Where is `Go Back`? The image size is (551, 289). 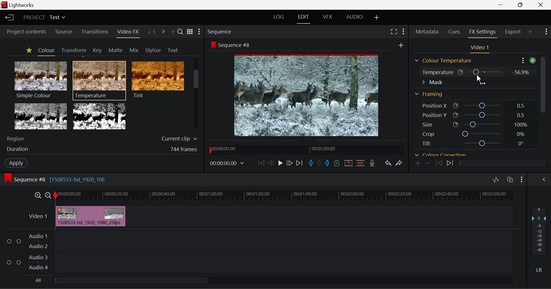 Go Back is located at coordinates (271, 163).